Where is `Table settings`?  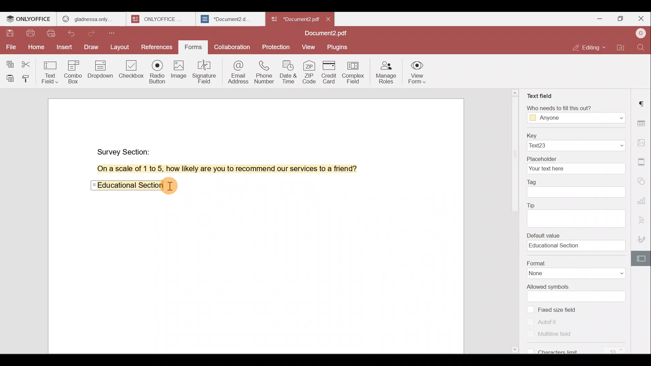
Table settings is located at coordinates (642, 122).